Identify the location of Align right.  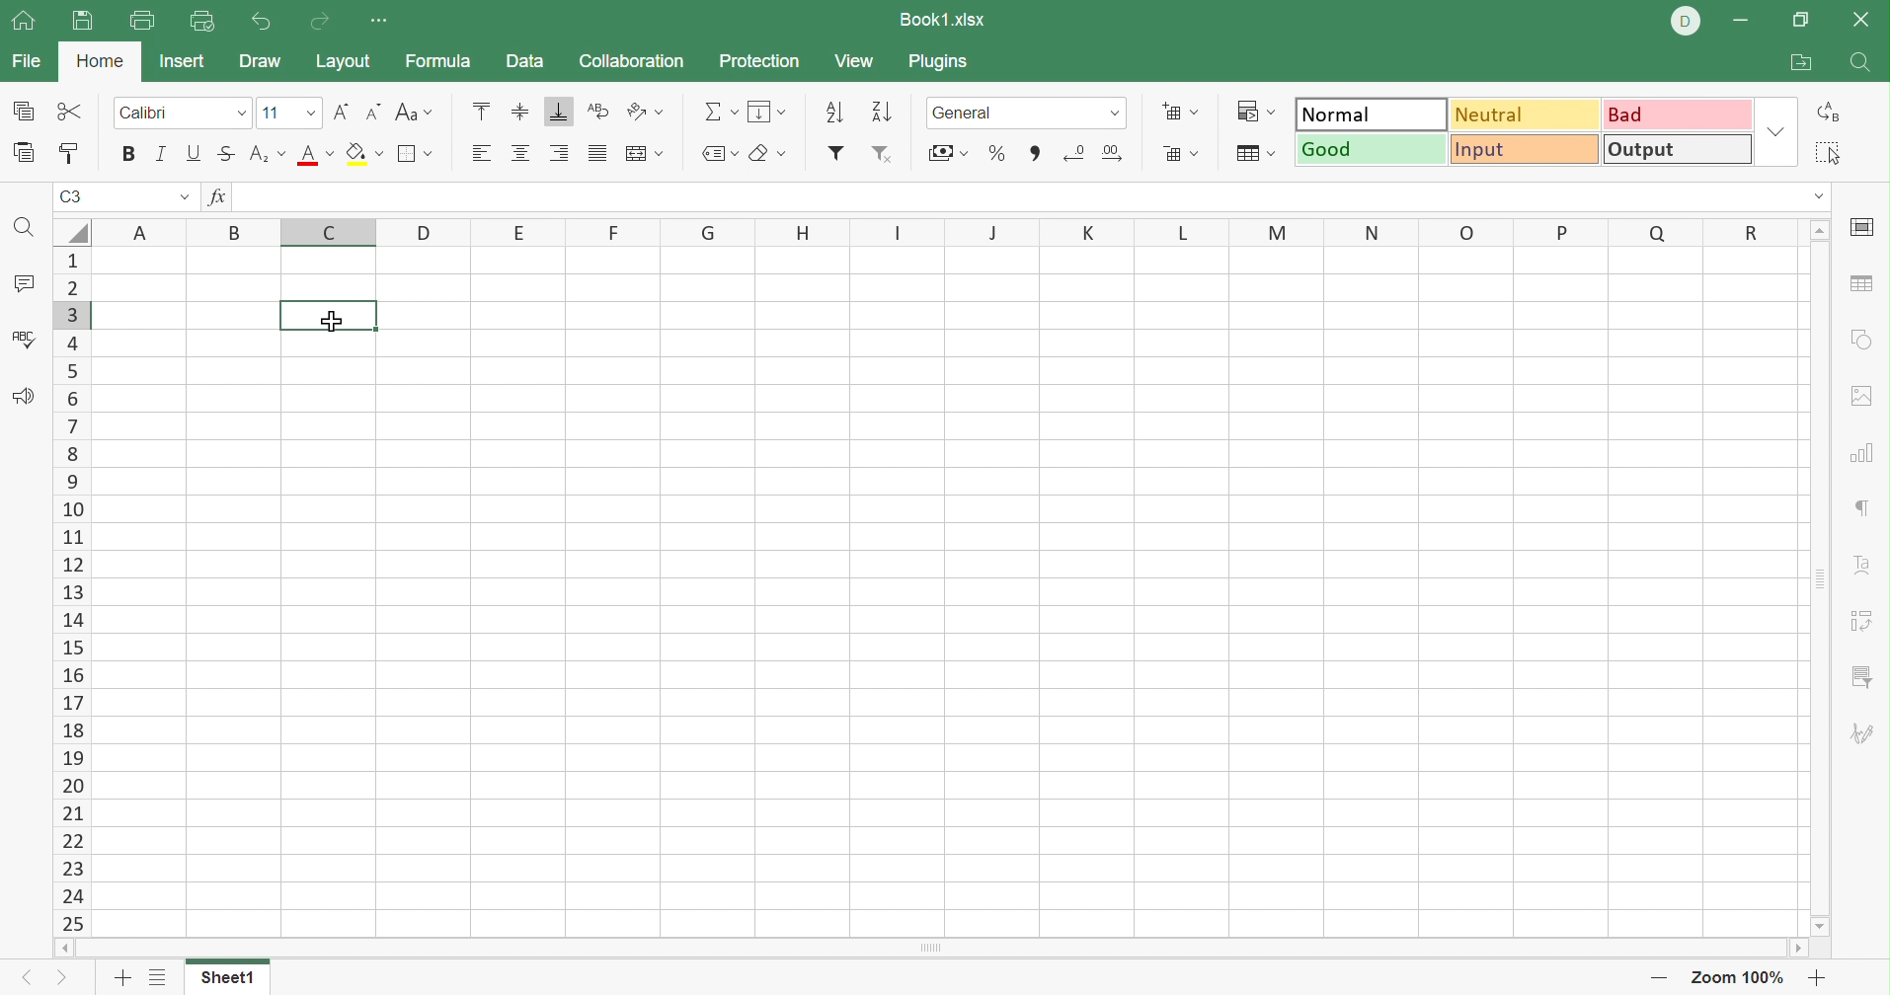
(558, 152).